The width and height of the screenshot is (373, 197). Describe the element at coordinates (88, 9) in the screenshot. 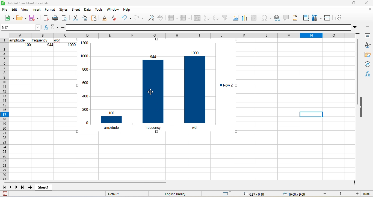

I see `data` at that location.